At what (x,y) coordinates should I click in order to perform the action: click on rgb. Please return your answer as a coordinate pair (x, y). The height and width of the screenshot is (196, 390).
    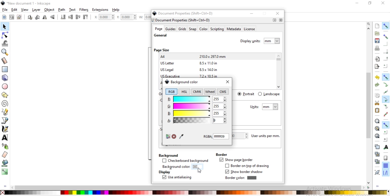
    Looking at the image, I should click on (171, 92).